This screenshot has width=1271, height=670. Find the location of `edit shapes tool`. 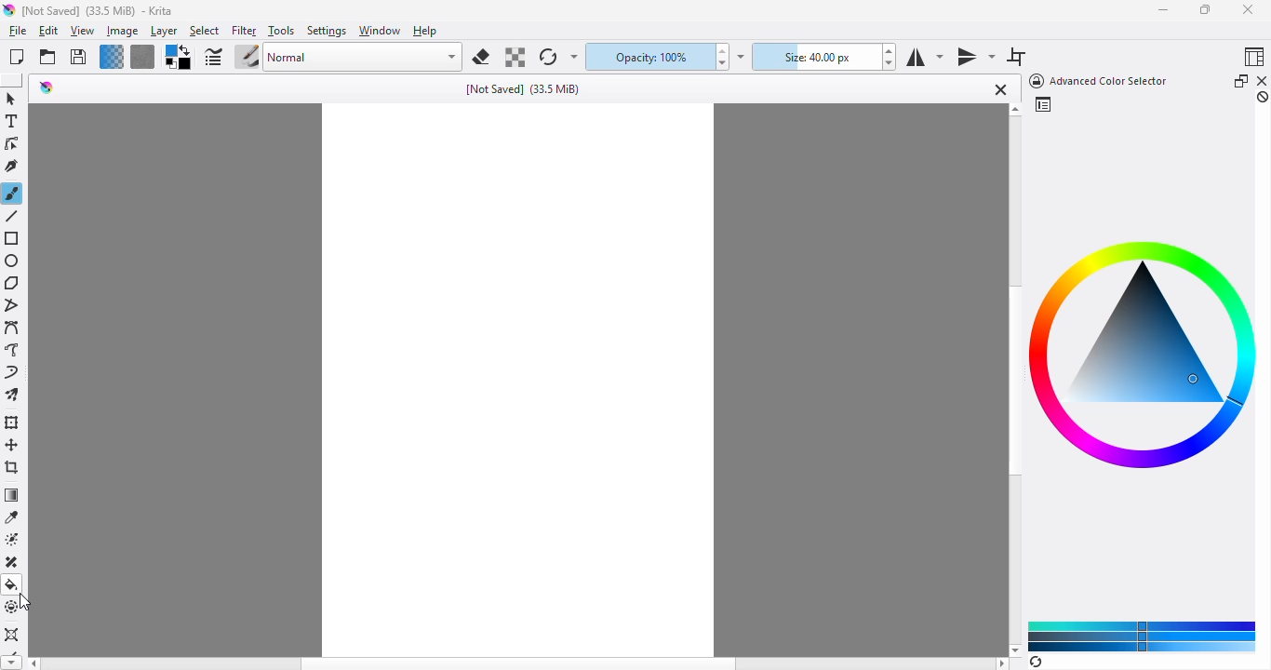

edit shapes tool is located at coordinates (12, 143).